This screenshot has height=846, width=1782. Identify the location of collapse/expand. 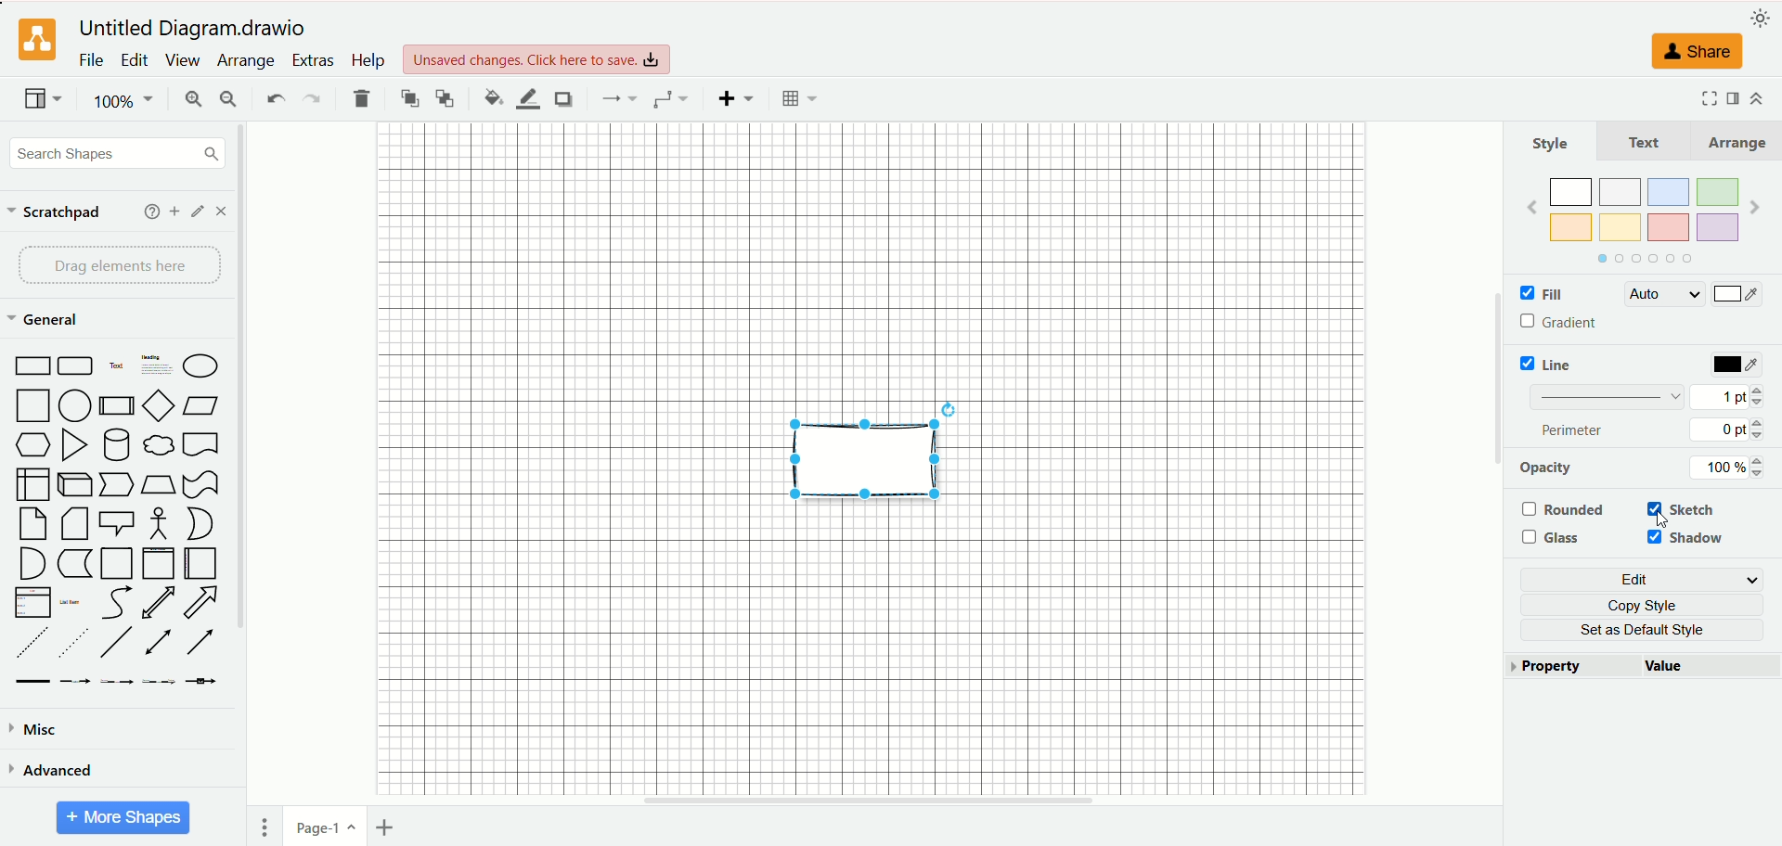
(1756, 98).